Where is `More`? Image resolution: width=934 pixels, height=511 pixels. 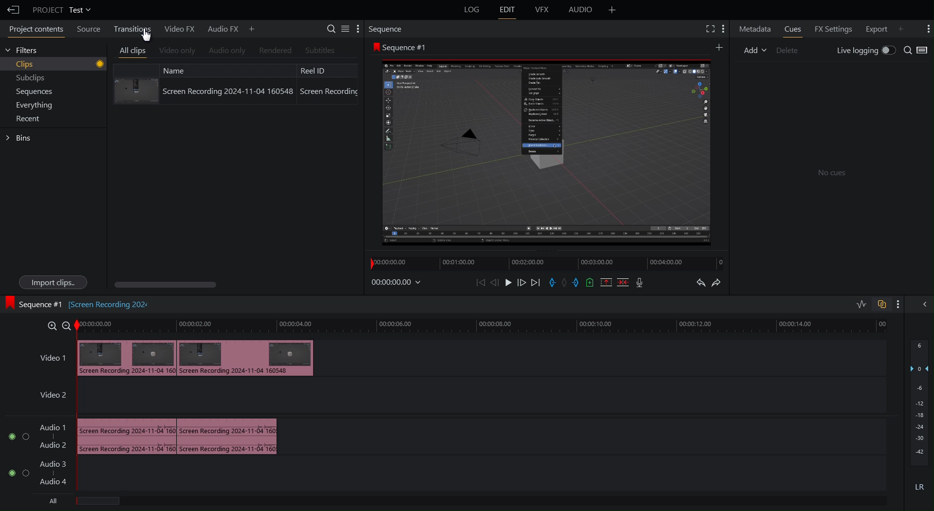 More is located at coordinates (719, 46).